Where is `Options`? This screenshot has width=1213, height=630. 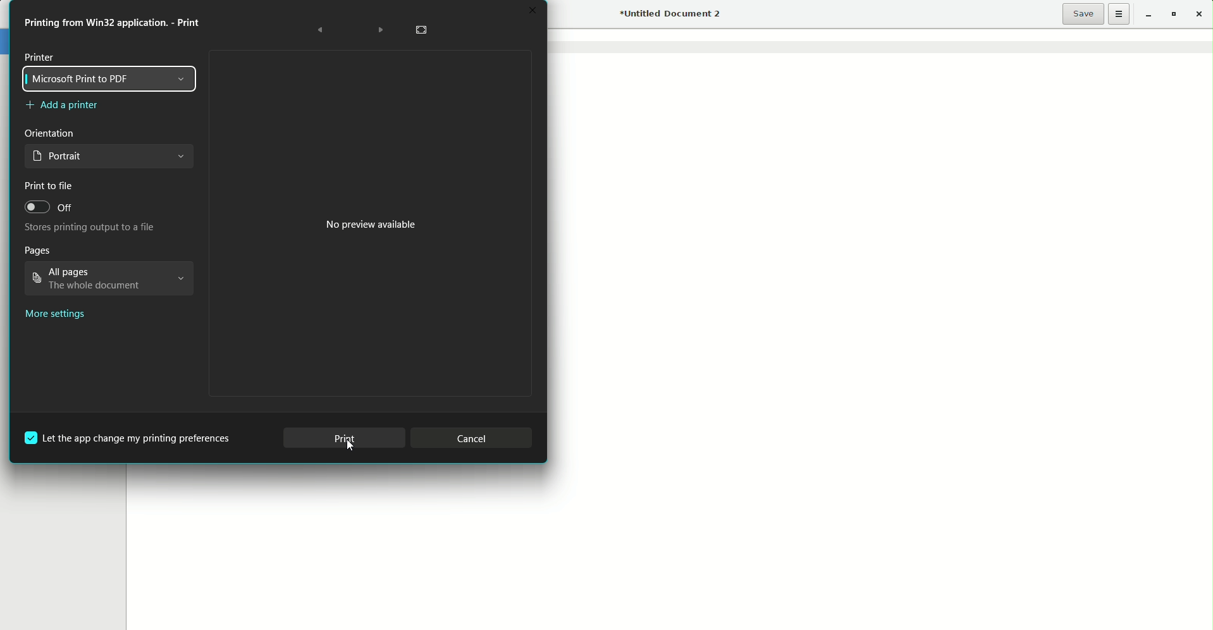 Options is located at coordinates (1119, 14).